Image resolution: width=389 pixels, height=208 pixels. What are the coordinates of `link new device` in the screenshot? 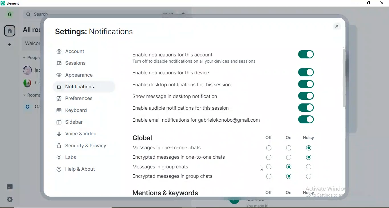 It's located at (30, 44).